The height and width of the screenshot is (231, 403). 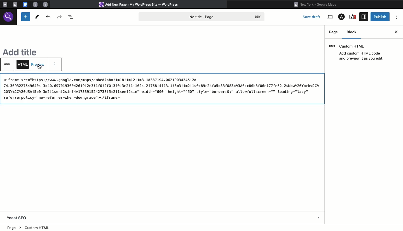 I want to click on Preview, so click(x=39, y=64).